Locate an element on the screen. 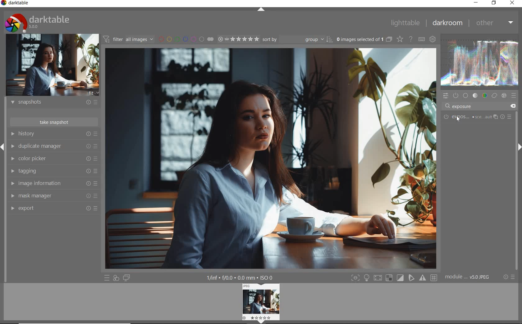  darkroom is located at coordinates (447, 23).